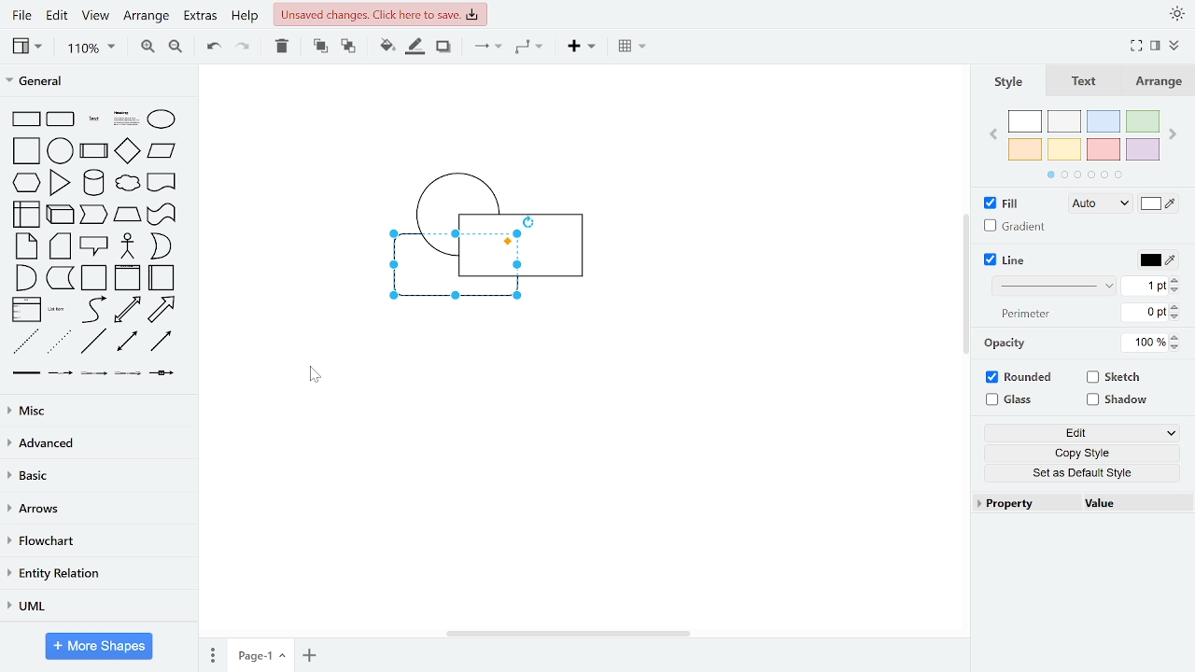 This screenshot has width=1195, height=672. Describe the element at coordinates (162, 119) in the screenshot. I see `ellipse` at that location.